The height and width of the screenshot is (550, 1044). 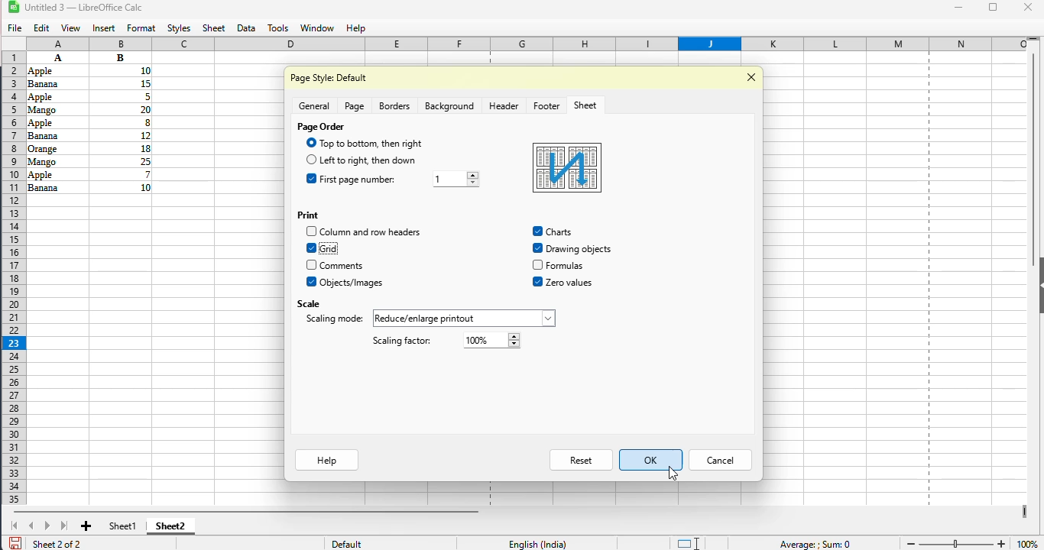 What do you see at coordinates (355, 106) in the screenshot?
I see `page` at bounding box center [355, 106].